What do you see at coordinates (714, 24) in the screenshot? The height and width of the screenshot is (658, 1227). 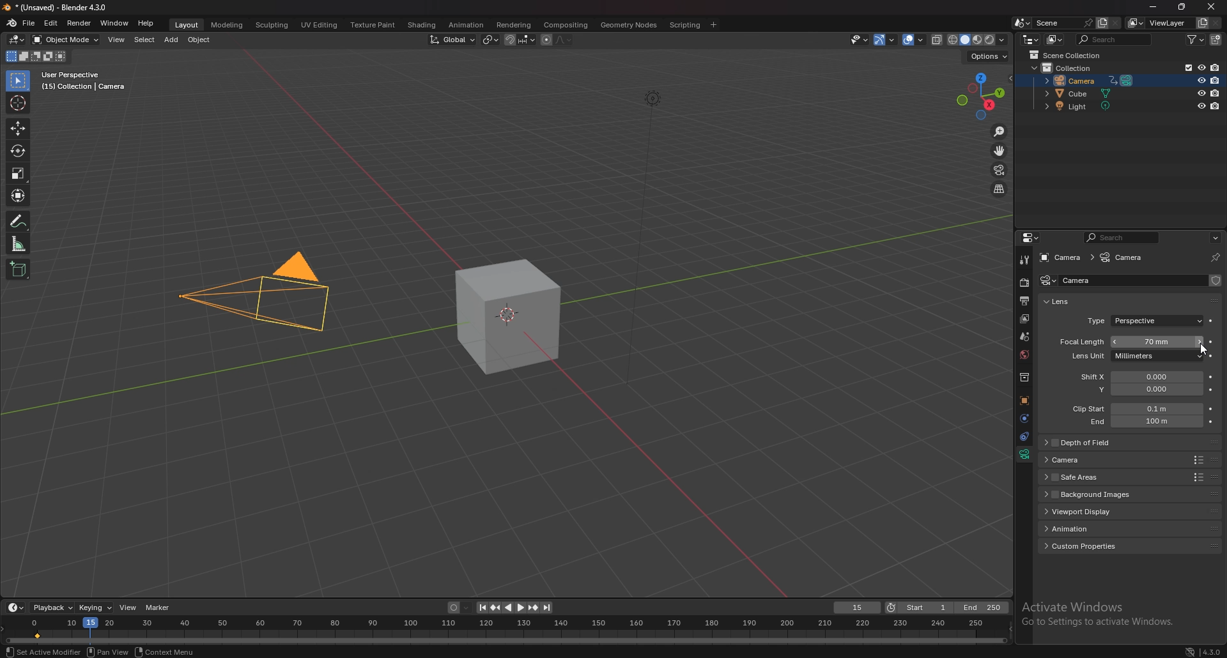 I see `add workspace` at bounding box center [714, 24].